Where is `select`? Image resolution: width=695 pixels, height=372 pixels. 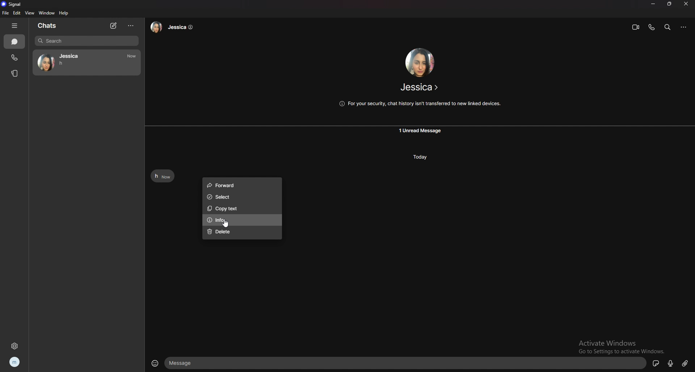 select is located at coordinates (239, 197).